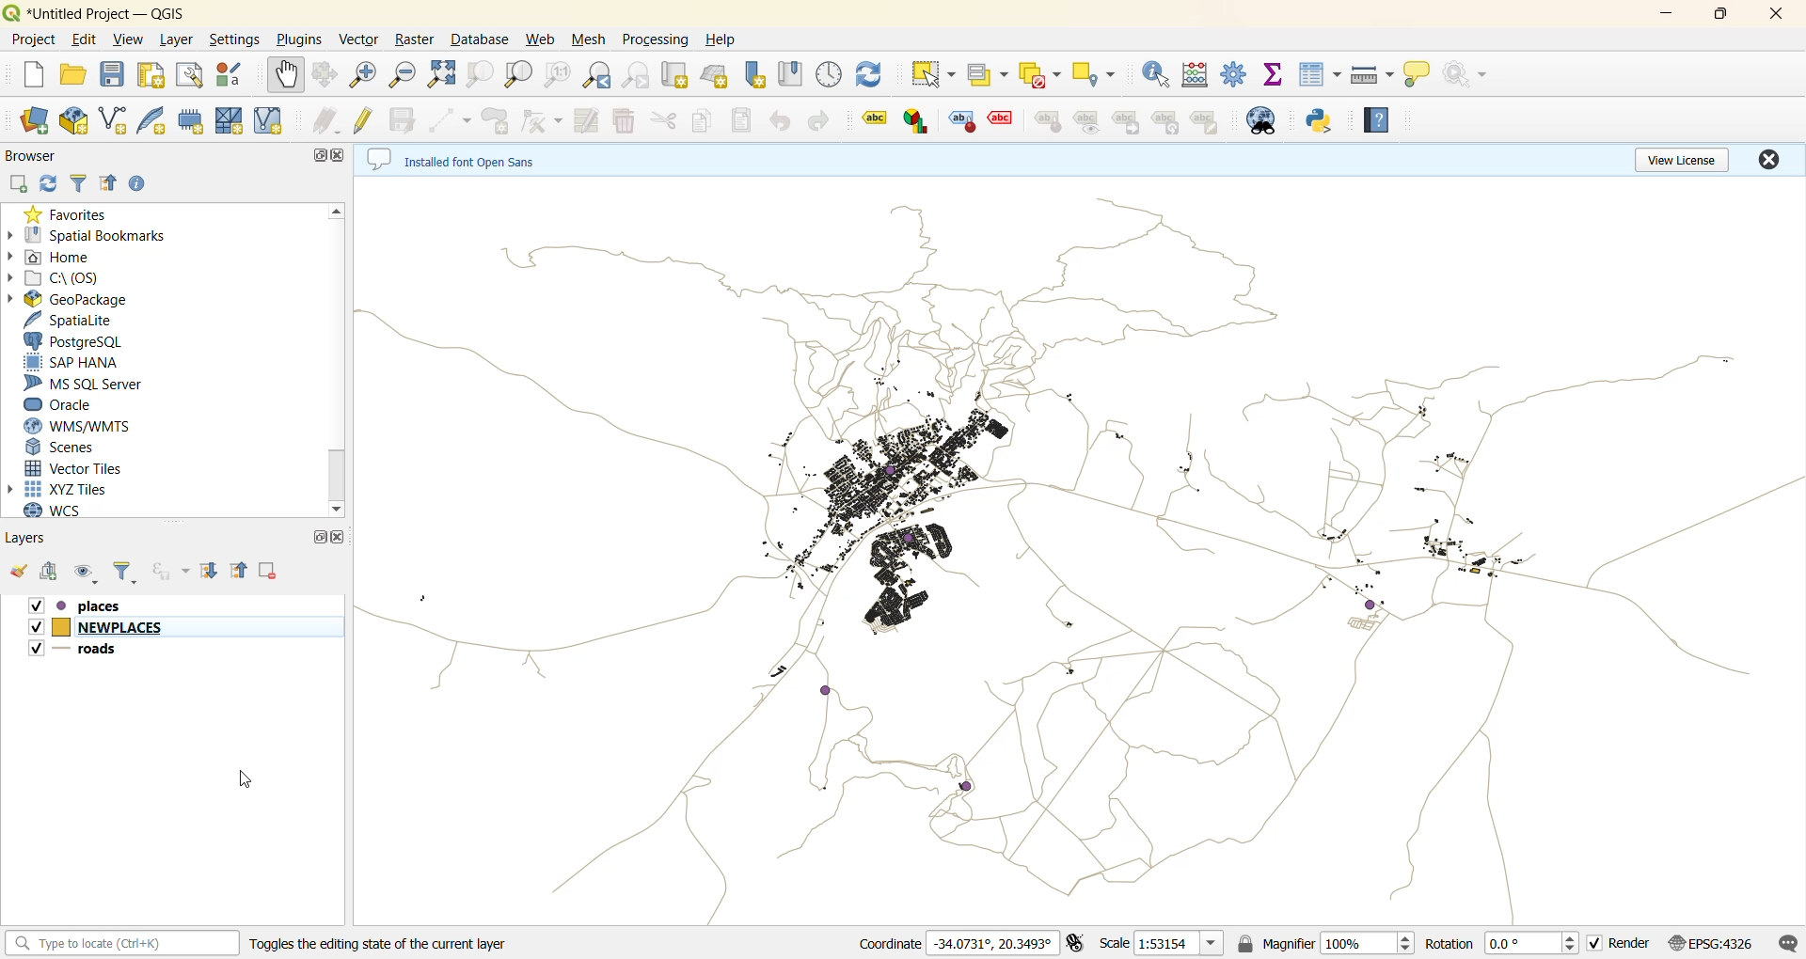 This screenshot has height=959, width=1806. What do you see at coordinates (60, 489) in the screenshot?
I see `xyz tiles` at bounding box center [60, 489].